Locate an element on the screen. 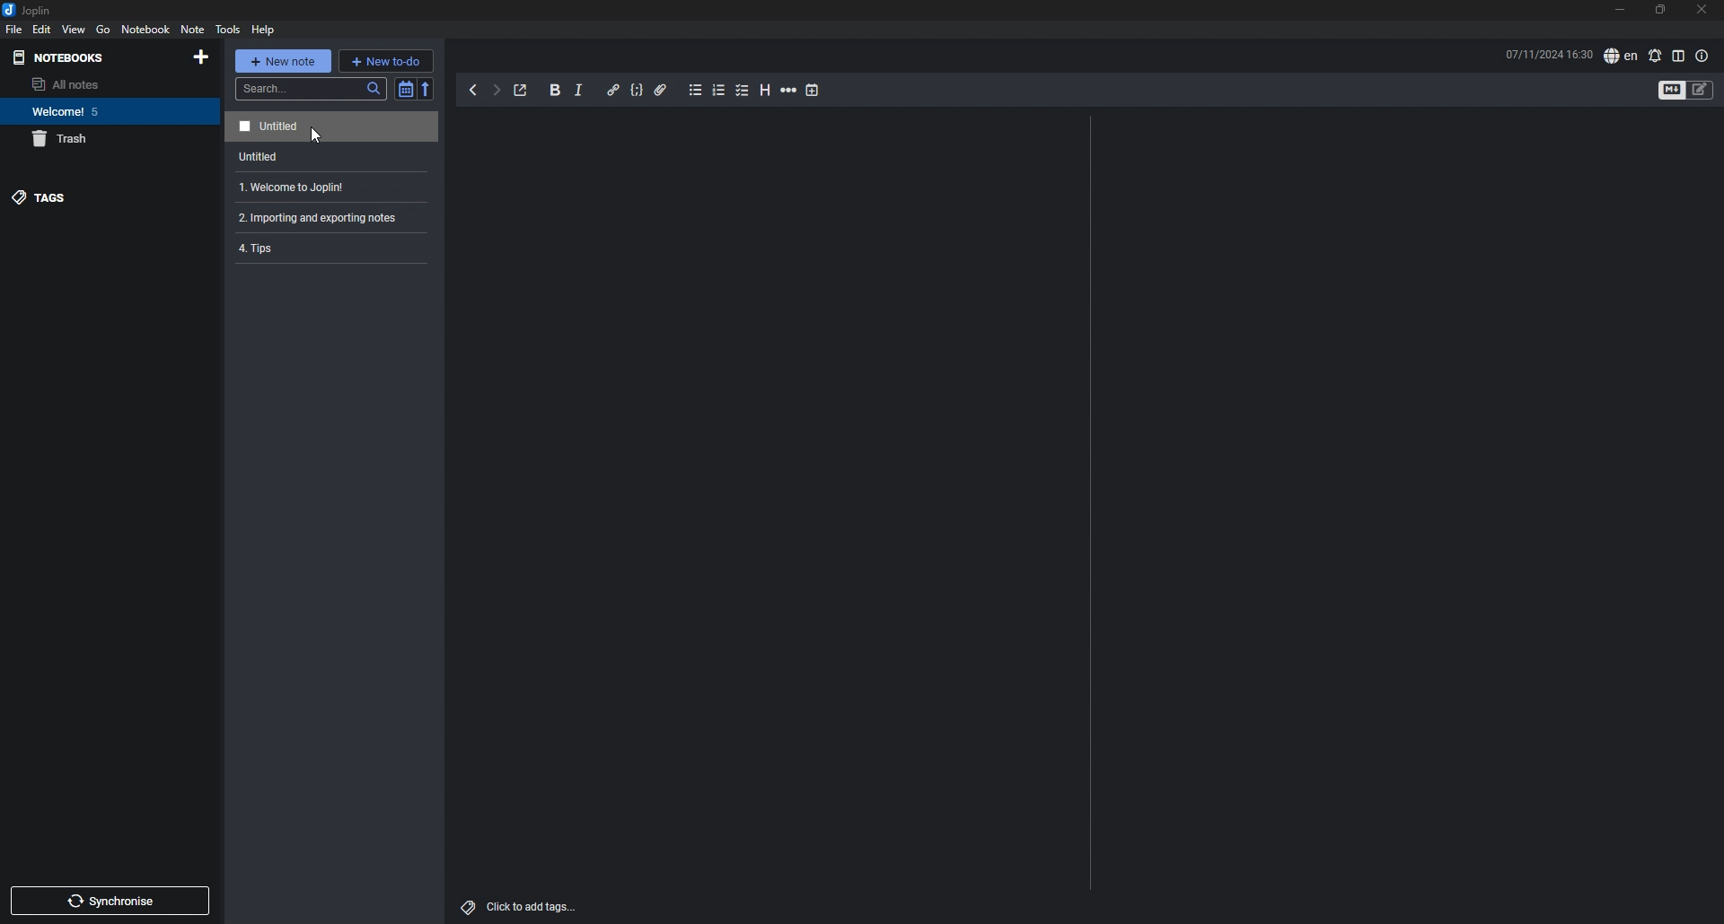  resize is located at coordinates (1659, 11).